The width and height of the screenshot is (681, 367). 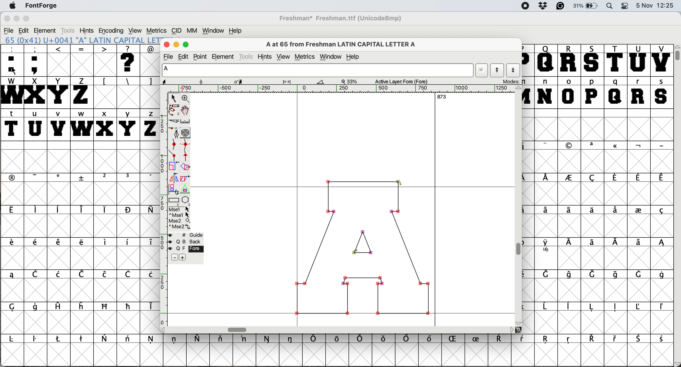 I want to click on symbol, so click(x=547, y=210).